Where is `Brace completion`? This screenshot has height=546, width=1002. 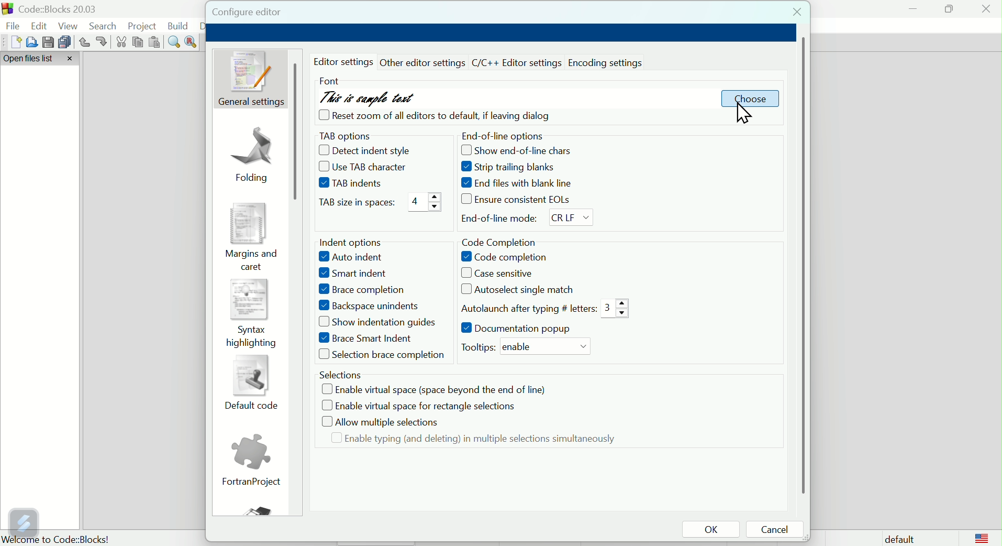 Brace completion is located at coordinates (363, 288).